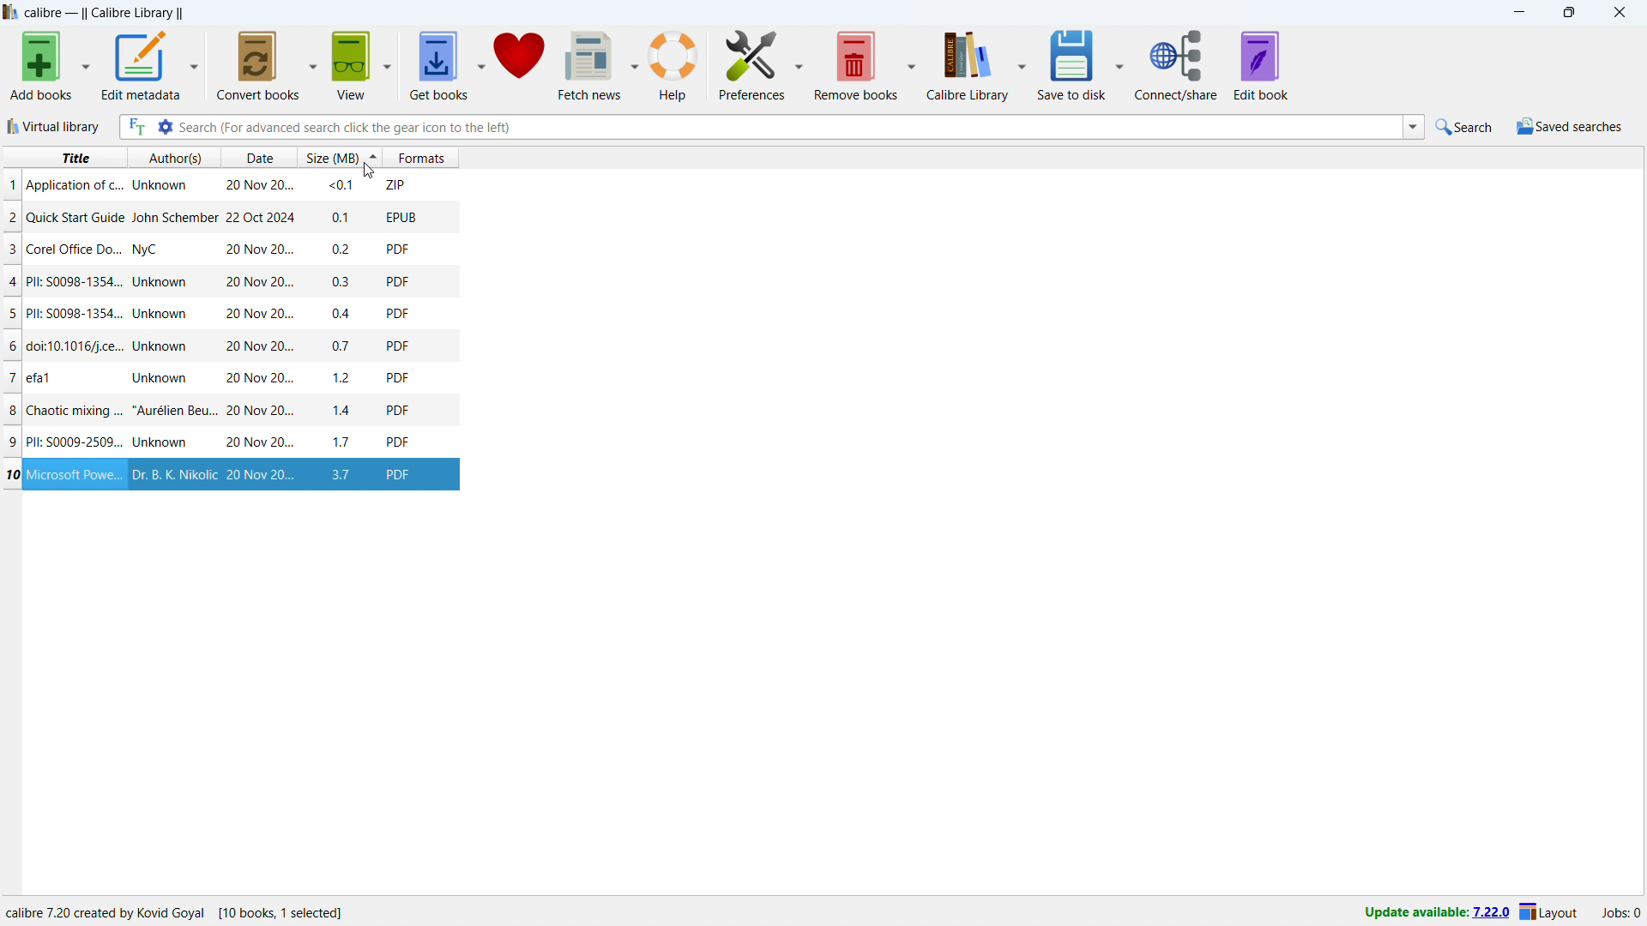 This screenshot has width=1647, height=926. What do you see at coordinates (398, 440) in the screenshot?
I see `PDF` at bounding box center [398, 440].